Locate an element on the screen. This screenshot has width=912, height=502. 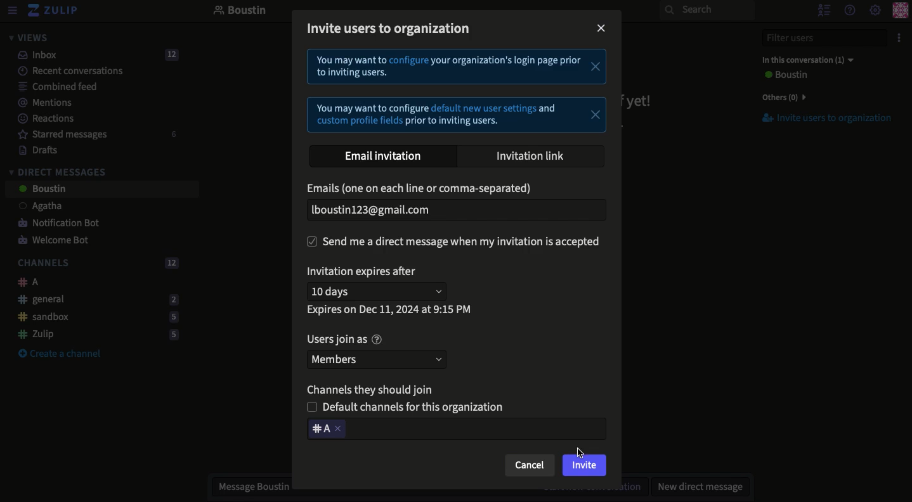
Drafts is located at coordinates (32, 150).